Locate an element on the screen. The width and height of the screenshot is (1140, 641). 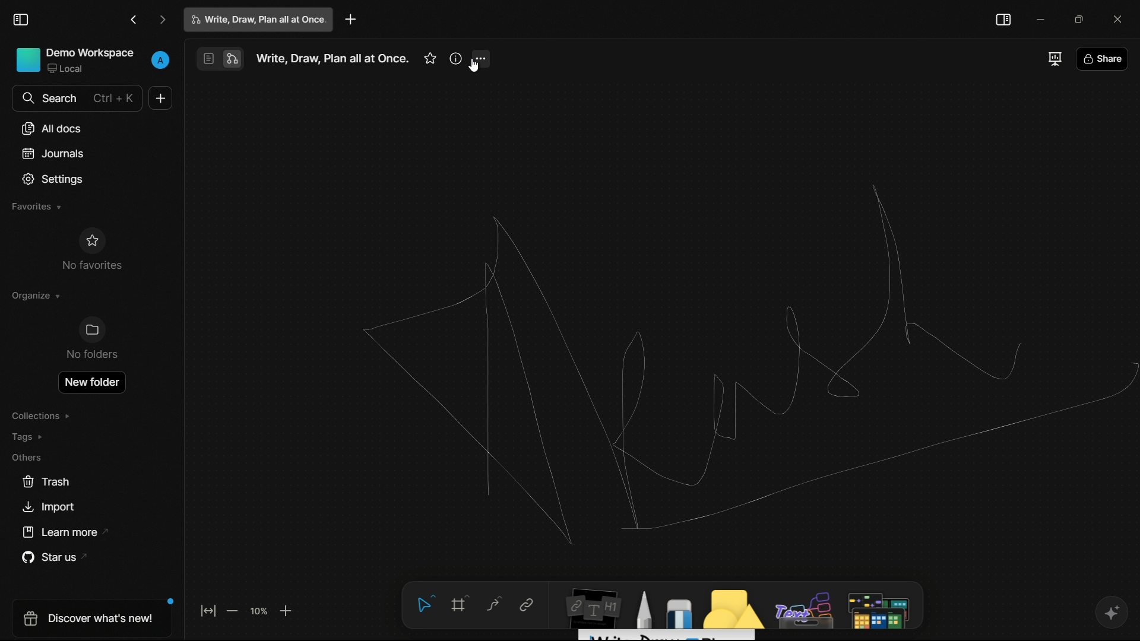
edgeless mode is located at coordinates (234, 59).